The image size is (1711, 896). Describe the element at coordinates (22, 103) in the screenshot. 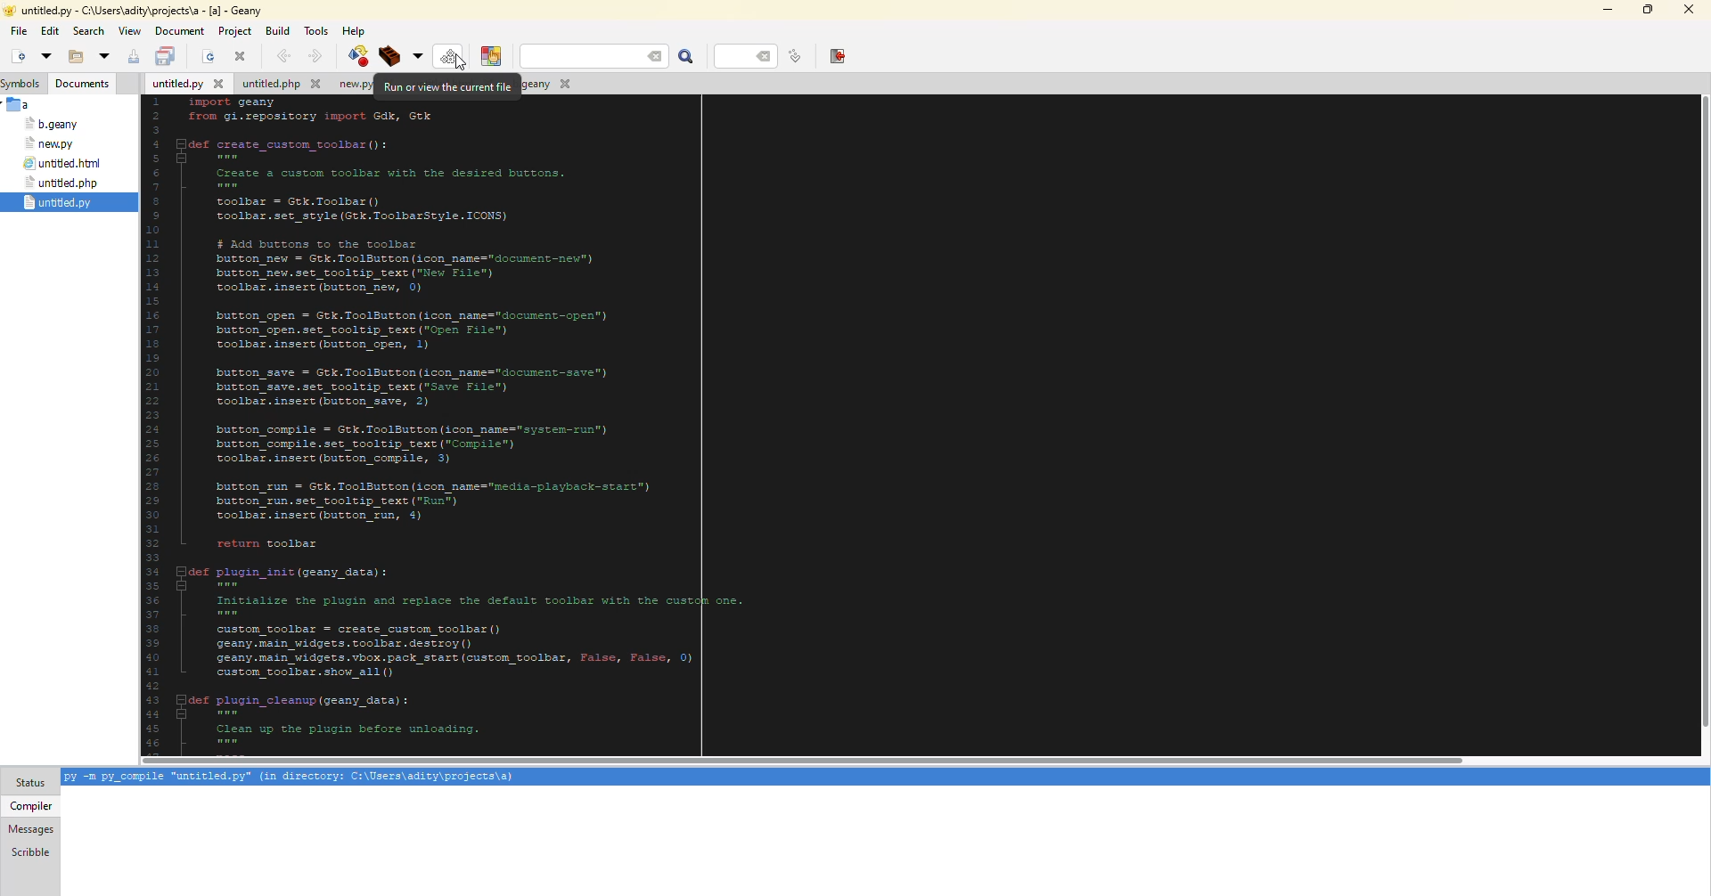

I see `a` at that location.